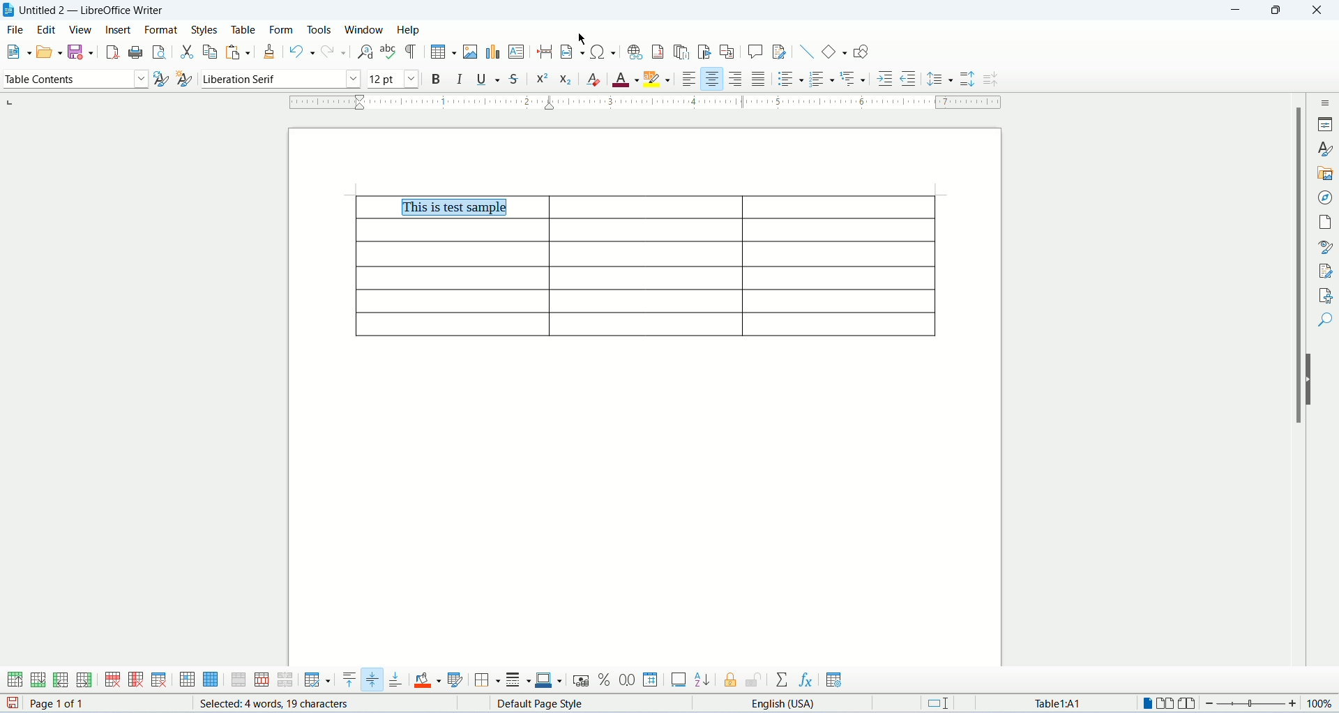 The width and height of the screenshot is (1339, 713). Describe the element at coordinates (1326, 320) in the screenshot. I see `find` at that location.